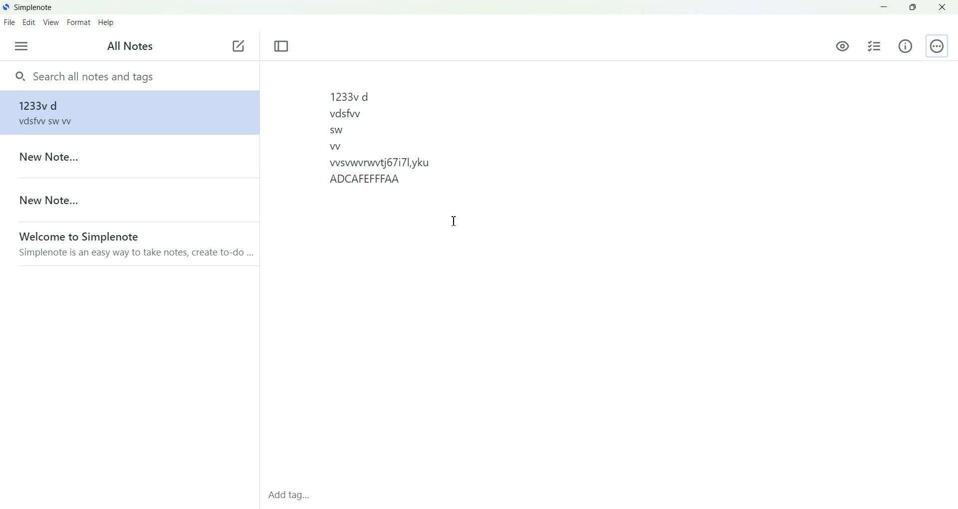 The height and width of the screenshot is (509, 958). What do you see at coordinates (127, 47) in the screenshot?
I see `All Notes` at bounding box center [127, 47].